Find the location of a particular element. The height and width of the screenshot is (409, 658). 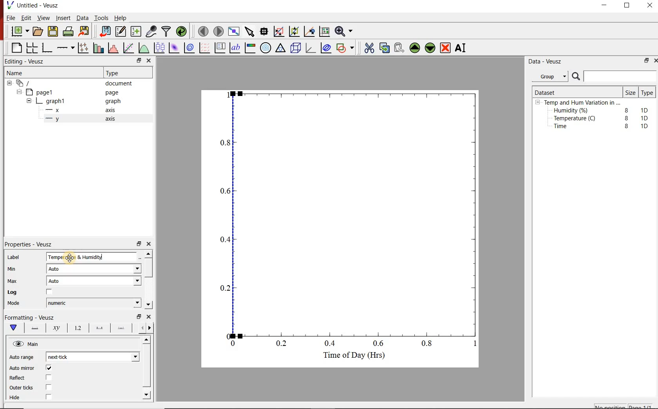

Temperature & Humidity is located at coordinates (85, 257).